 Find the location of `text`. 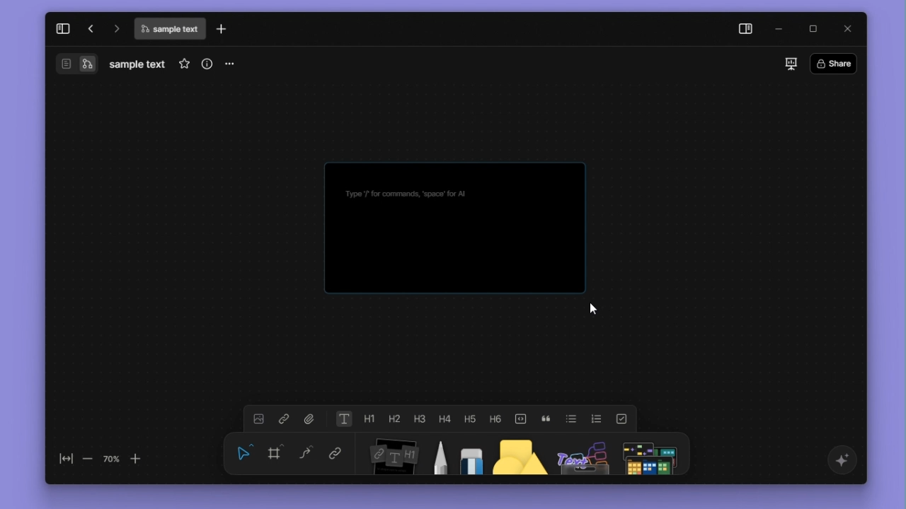

text is located at coordinates (343, 419).